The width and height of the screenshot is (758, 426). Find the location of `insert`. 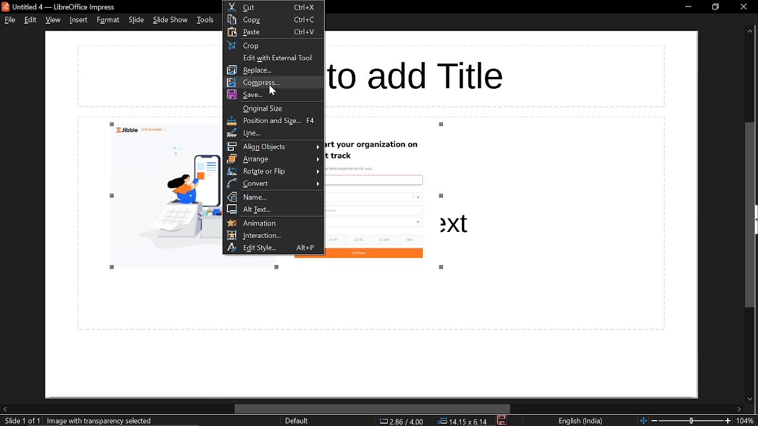

insert is located at coordinates (77, 20).